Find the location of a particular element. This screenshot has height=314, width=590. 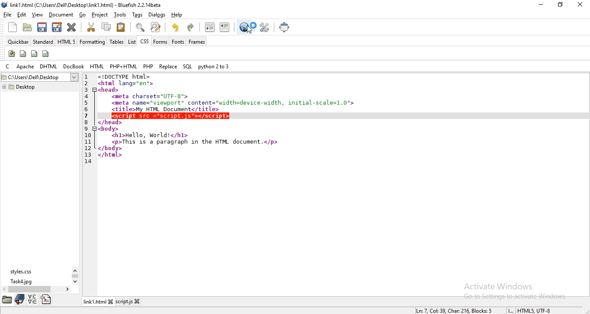

formatting is located at coordinates (93, 42).